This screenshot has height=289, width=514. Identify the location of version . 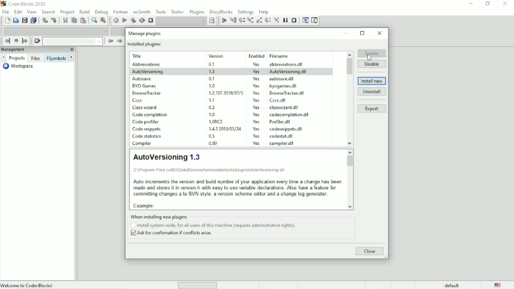
(213, 144).